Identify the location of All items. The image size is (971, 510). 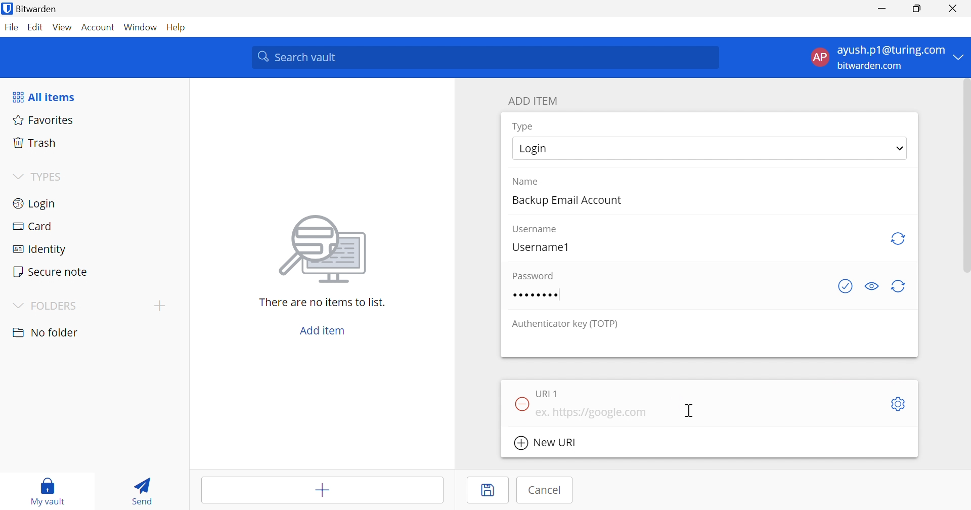
(45, 97).